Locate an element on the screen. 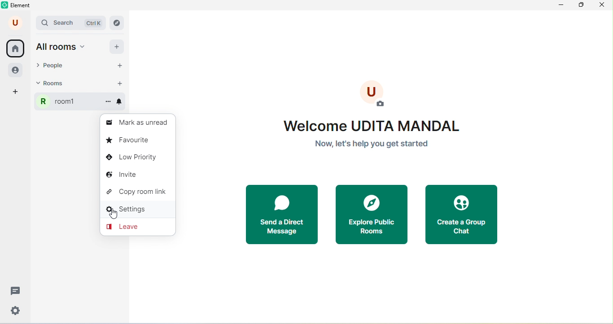 The height and width of the screenshot is (324, 613). notifications is located at coordinates (123, 100).